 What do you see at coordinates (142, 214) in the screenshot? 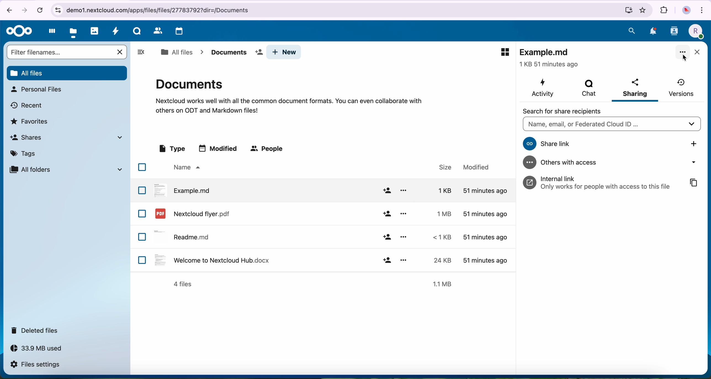
I see `checkbox` at bounding box center [142, 214].